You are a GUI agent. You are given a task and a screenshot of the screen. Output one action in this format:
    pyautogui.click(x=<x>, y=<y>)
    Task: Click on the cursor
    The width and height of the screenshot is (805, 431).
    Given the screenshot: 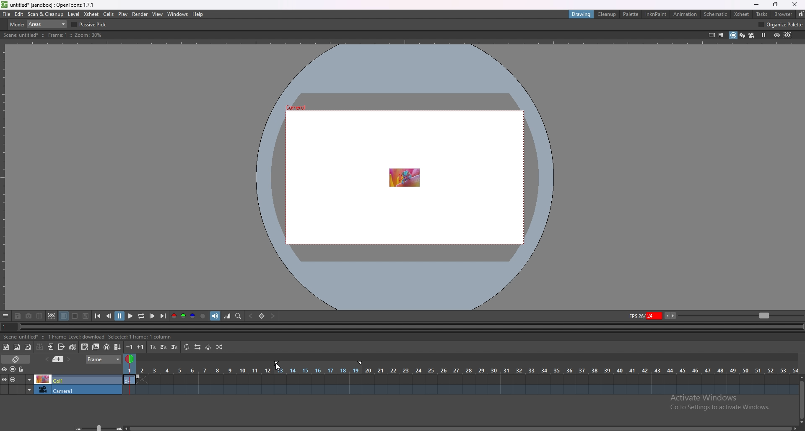 What is the action you would take?
    pyautogui.click(x=275, y=368)
    